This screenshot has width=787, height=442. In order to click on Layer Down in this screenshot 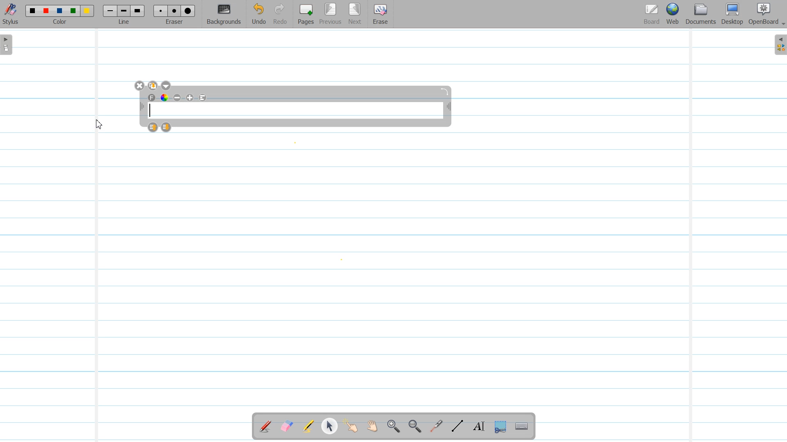, I will do `click(167, 127)`.